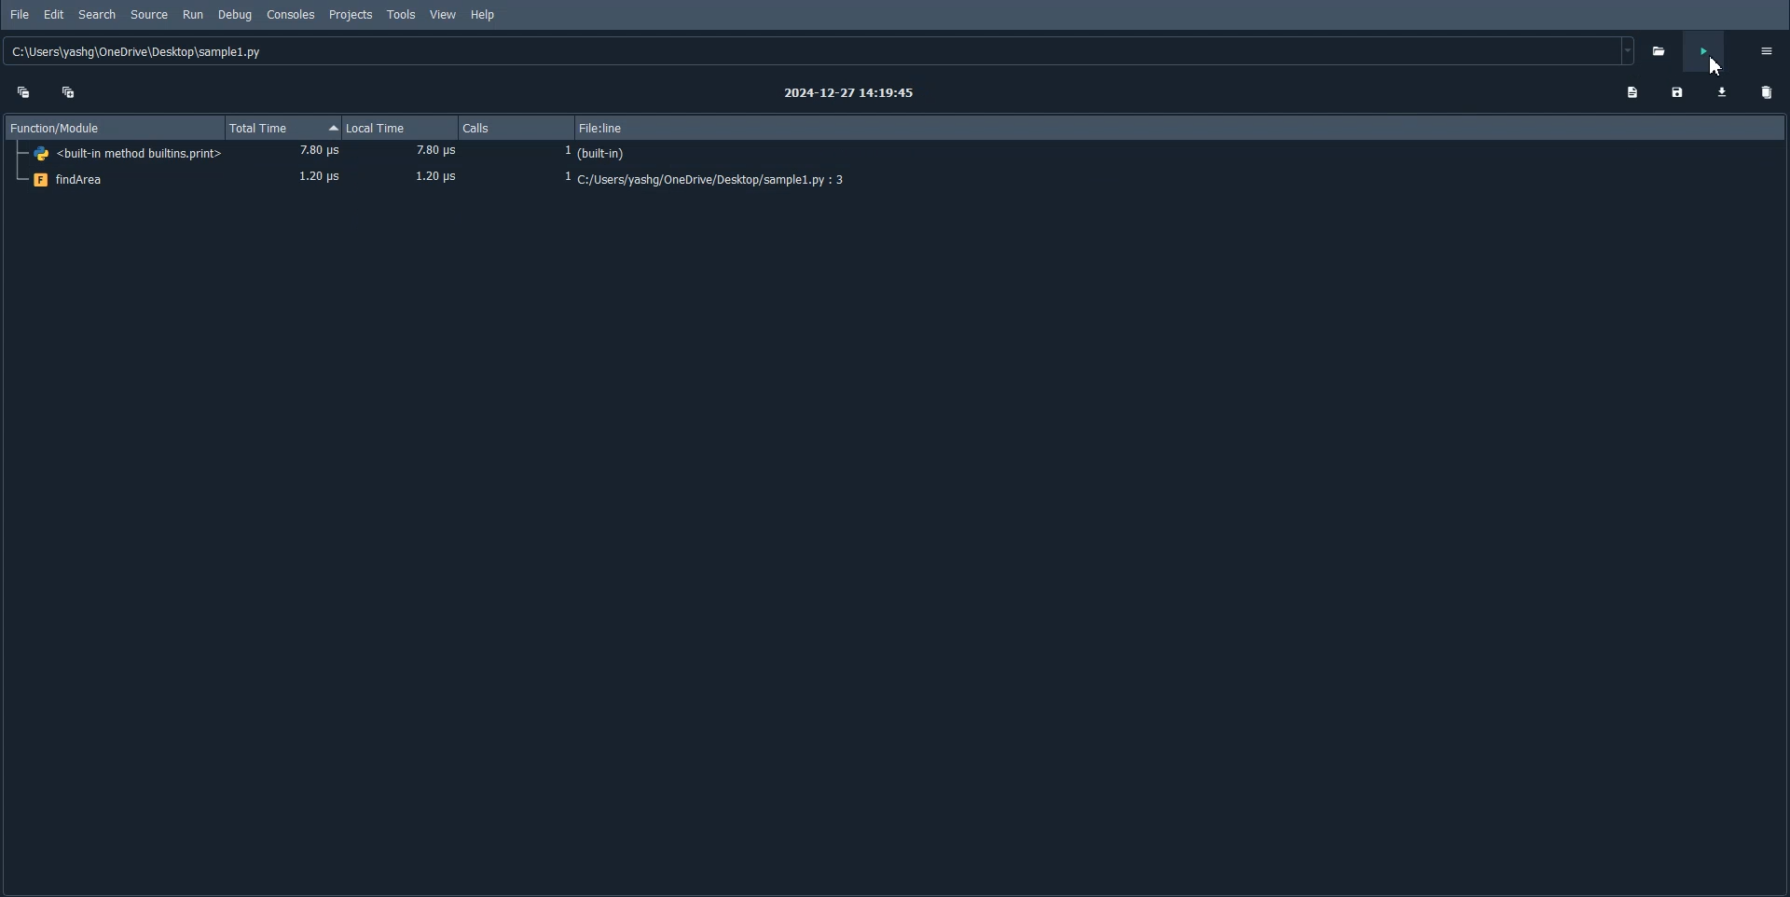 Image resolution: width=1790 pixels, height=897 pixels. What do you see at coordinates (1184, 127) in the screenshot?
I see `File Line` at bounding box center [1184, 127].